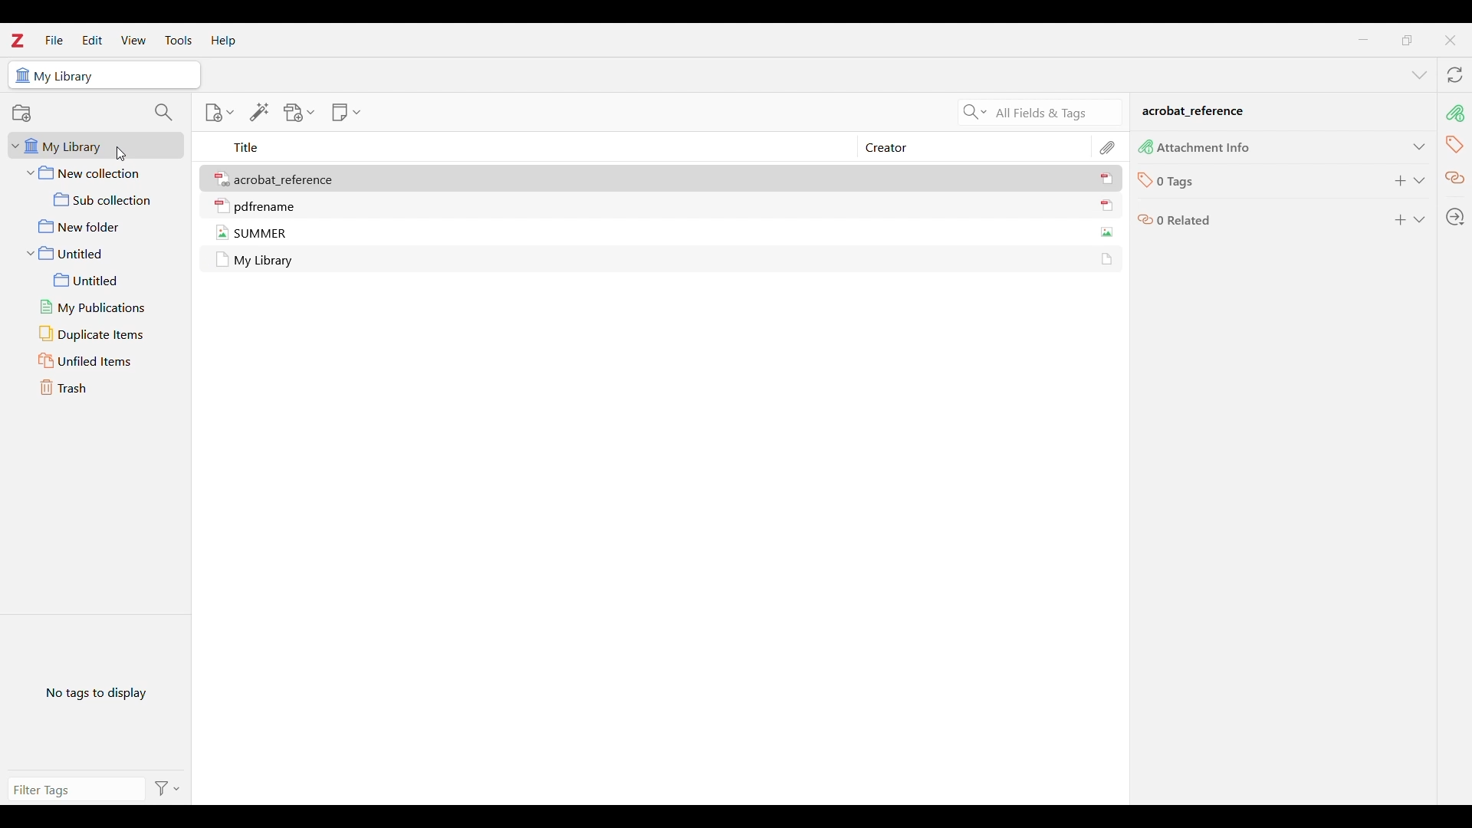 This screenshot has width=1472, height=828. What do you see at coordinates (101, 281) in the screenshot?
I see `Untitled sub folder` at bounding box center [101, 281].